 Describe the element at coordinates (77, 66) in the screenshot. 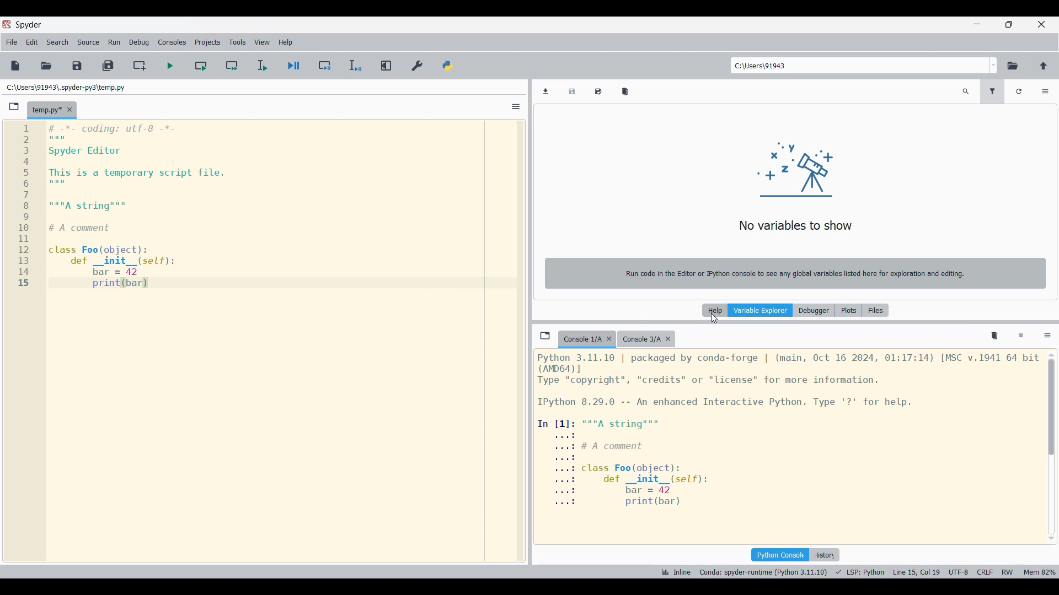

I see `Save file` at that location.